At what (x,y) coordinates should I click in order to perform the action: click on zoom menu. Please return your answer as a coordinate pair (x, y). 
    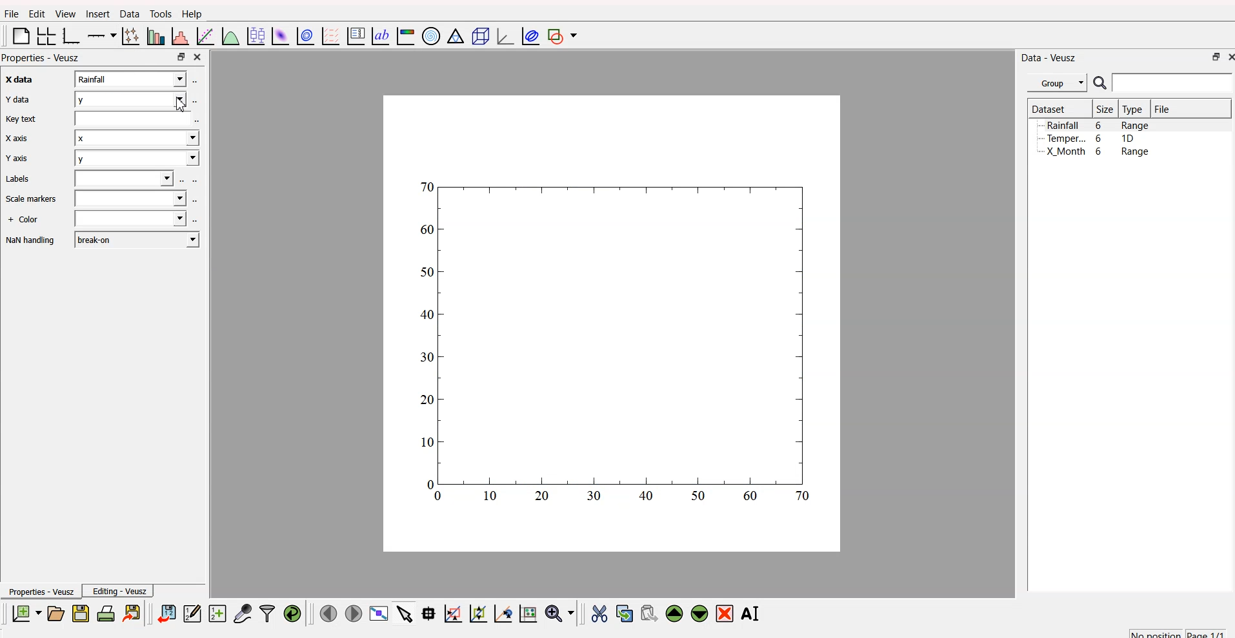
    Looking at the image, I should click on (560, 612).